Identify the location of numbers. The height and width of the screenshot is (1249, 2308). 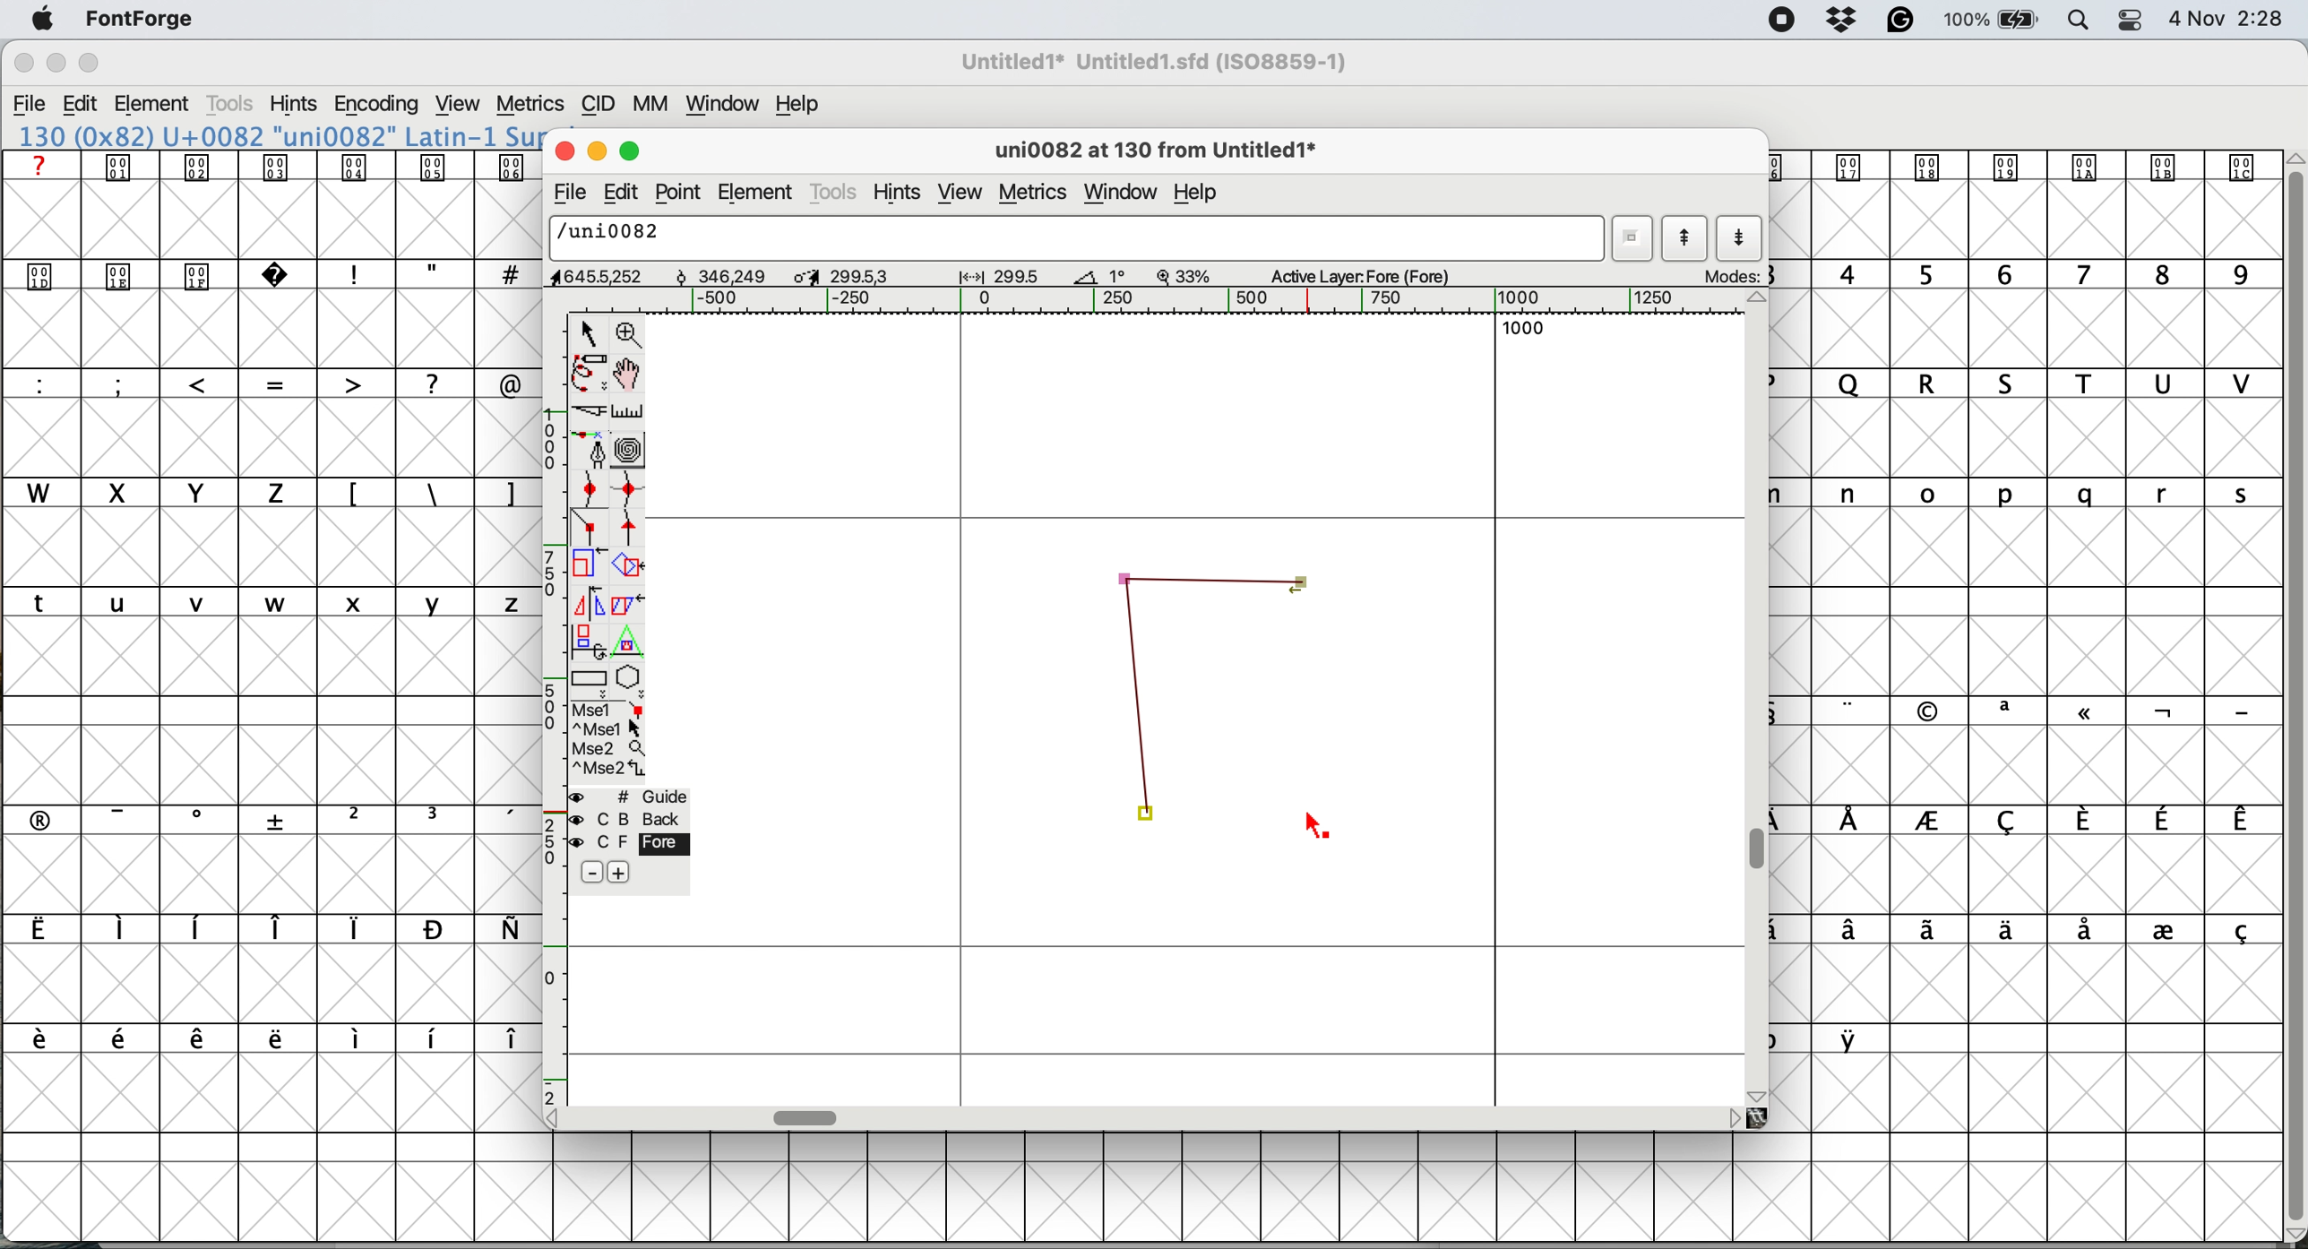
(2029, 273).